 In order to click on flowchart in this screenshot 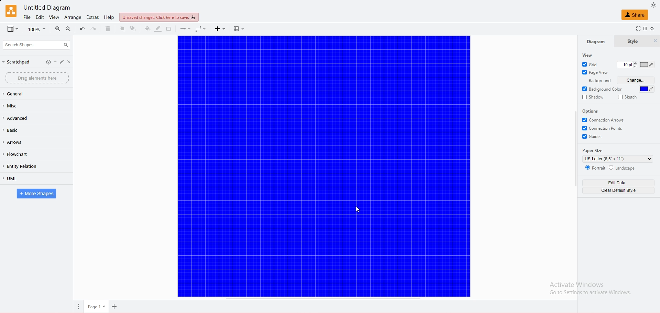, I will do `click(25, 154)`.